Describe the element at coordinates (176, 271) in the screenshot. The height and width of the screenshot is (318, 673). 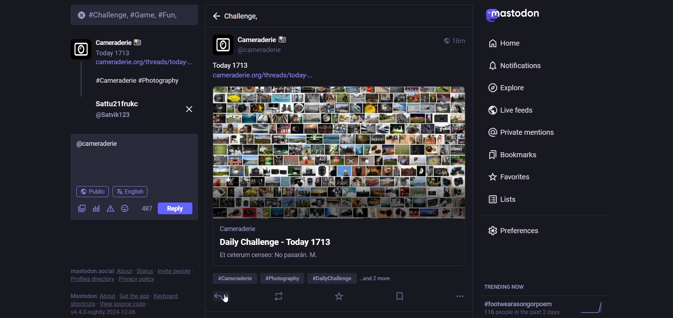
I see `invite people` at that location.